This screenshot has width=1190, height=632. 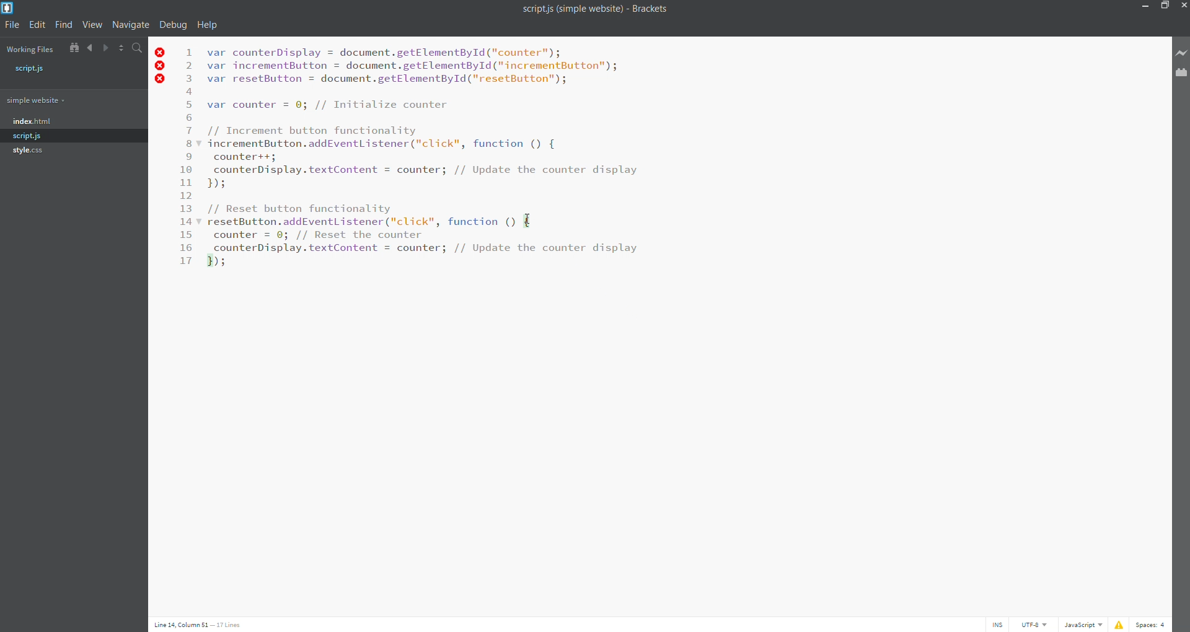 What do you see at coordinates (174, 25) in the screenshot?
I see `debug` at bounding box center [174, 25].